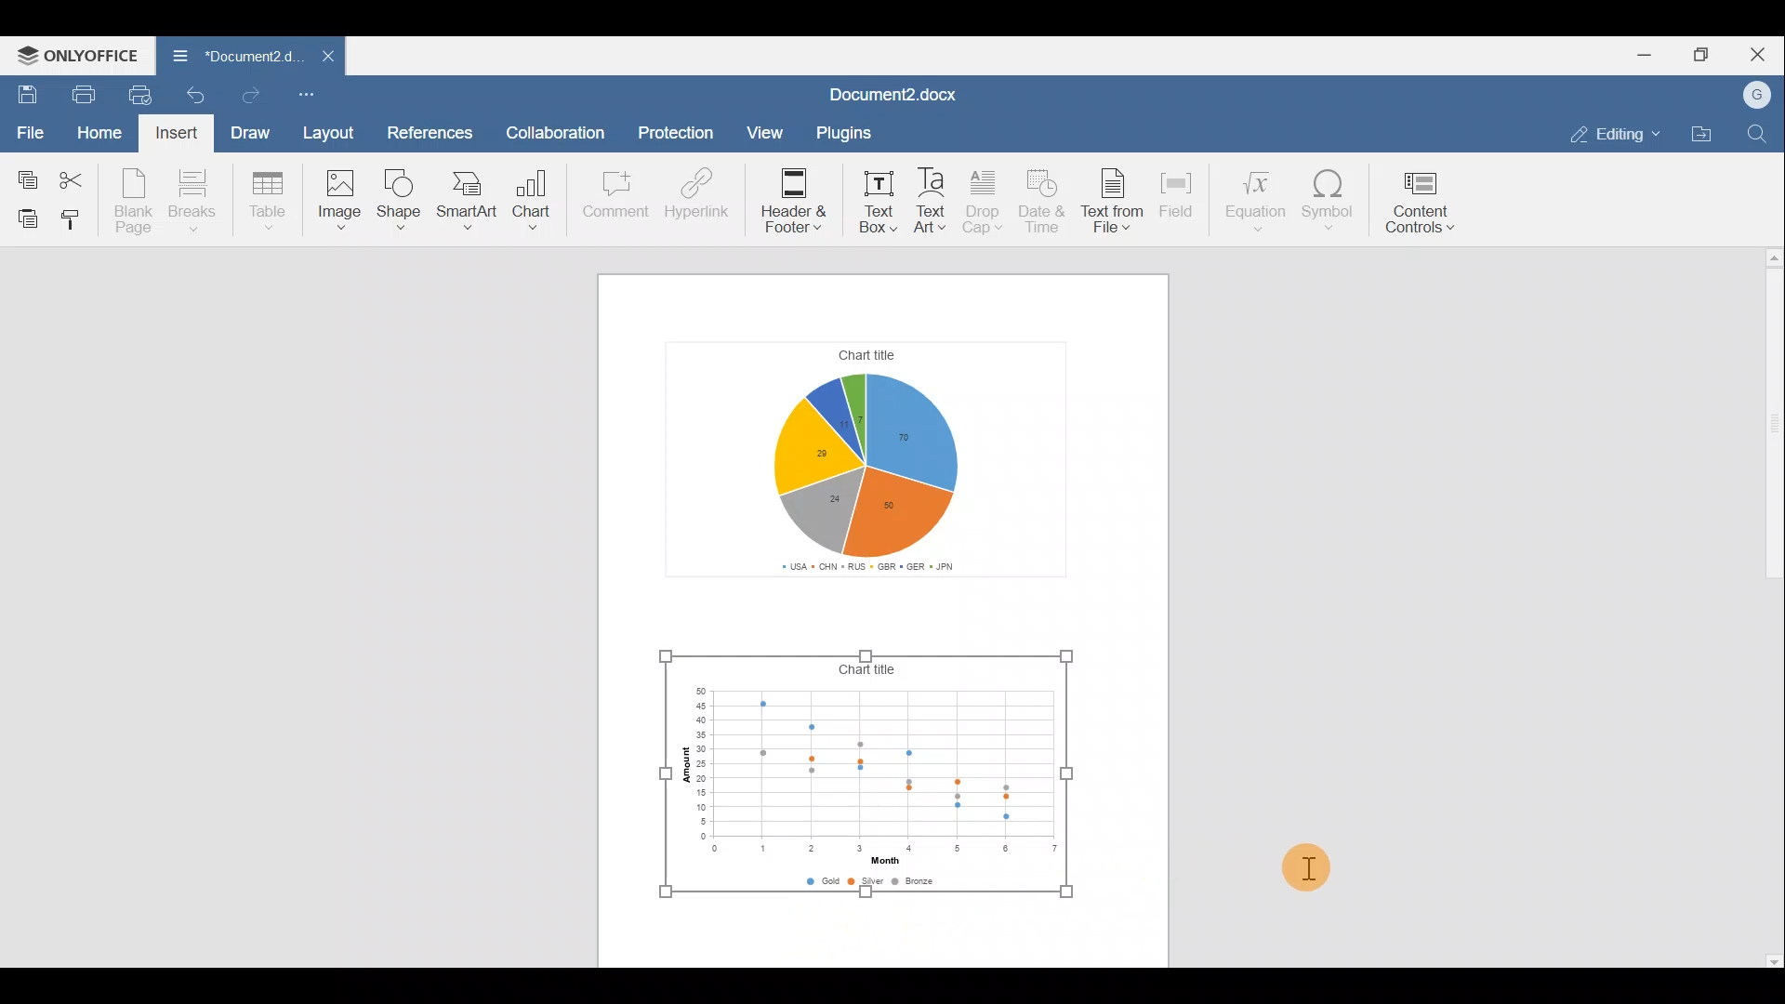  Describe the element at coordinates (23, 218) in the screenshot. I see `Paste` at that location.